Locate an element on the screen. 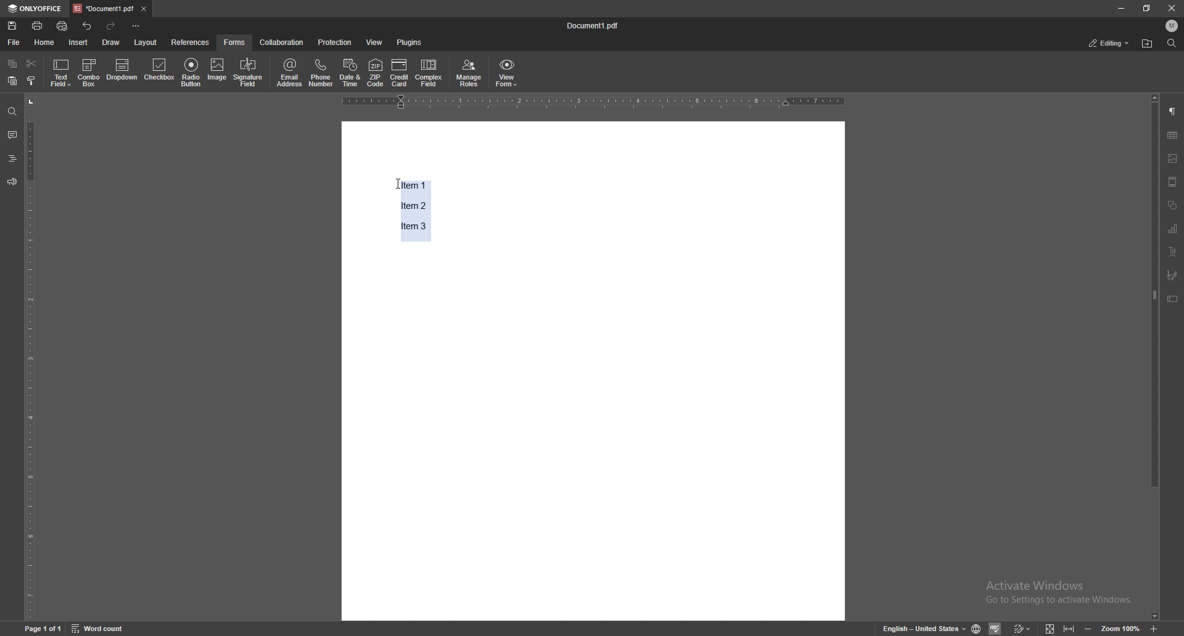 This screenshot has width=1184, height=636. protection is located at coordinates (336, 42).